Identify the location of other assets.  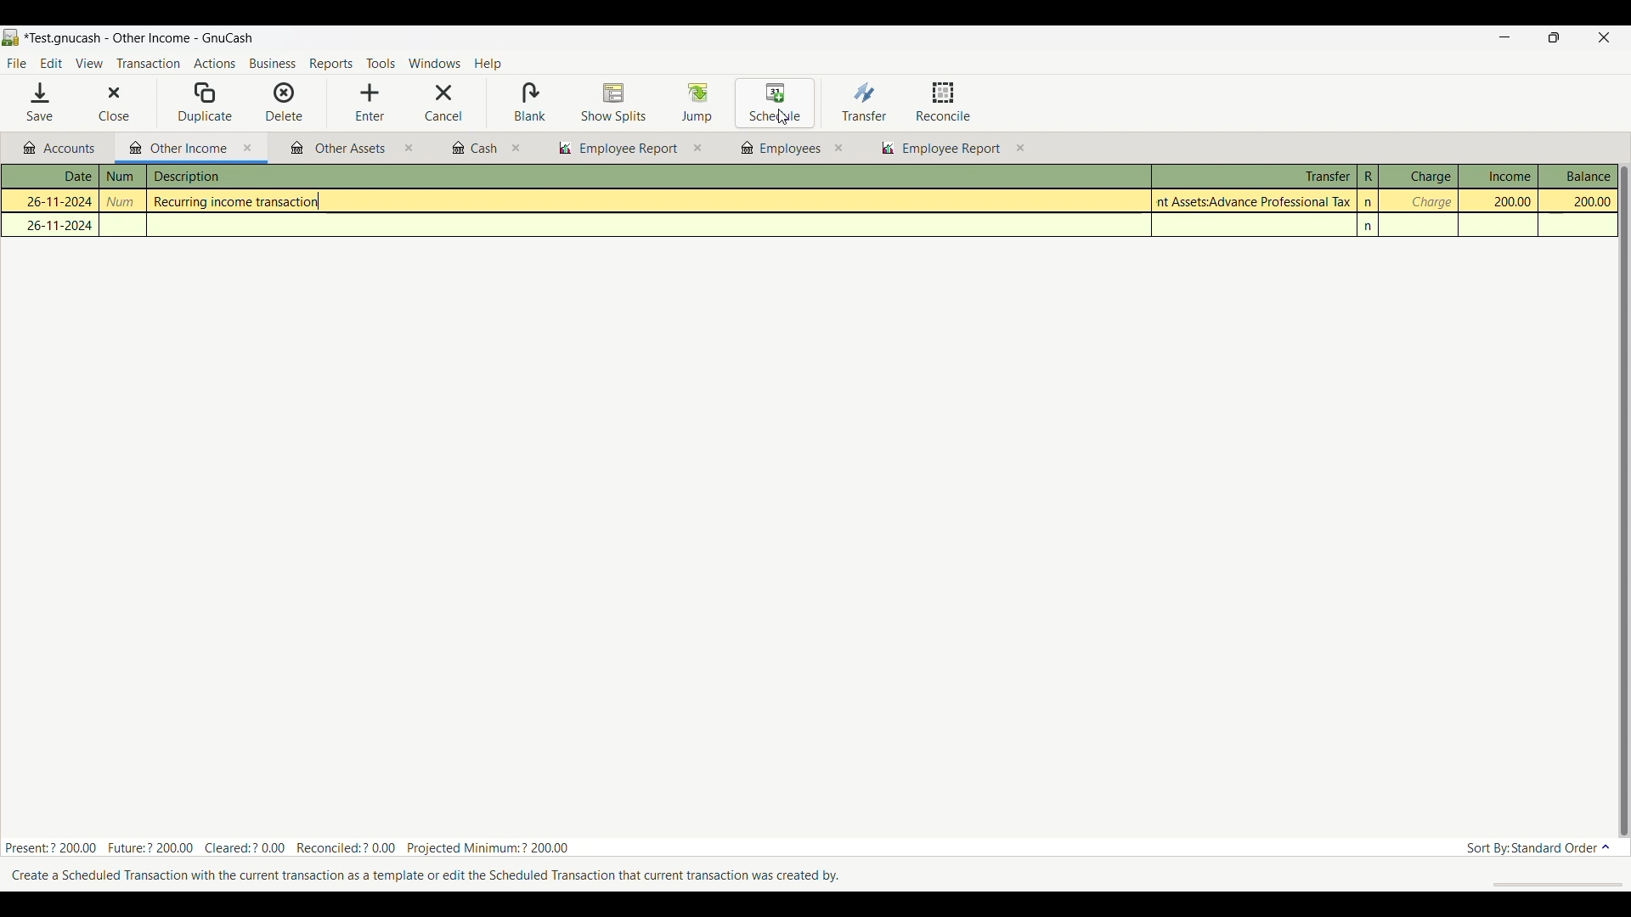
(339, 149).